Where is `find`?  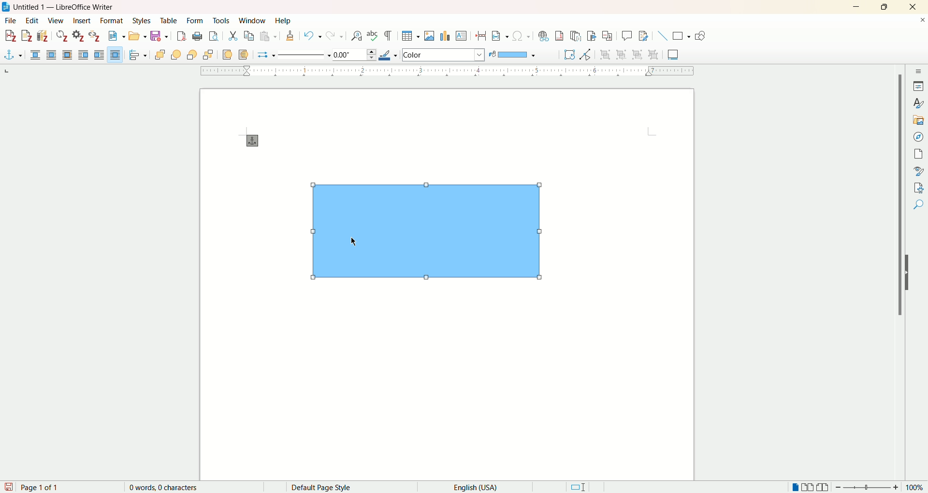 find is located at coordinates (919, 219).